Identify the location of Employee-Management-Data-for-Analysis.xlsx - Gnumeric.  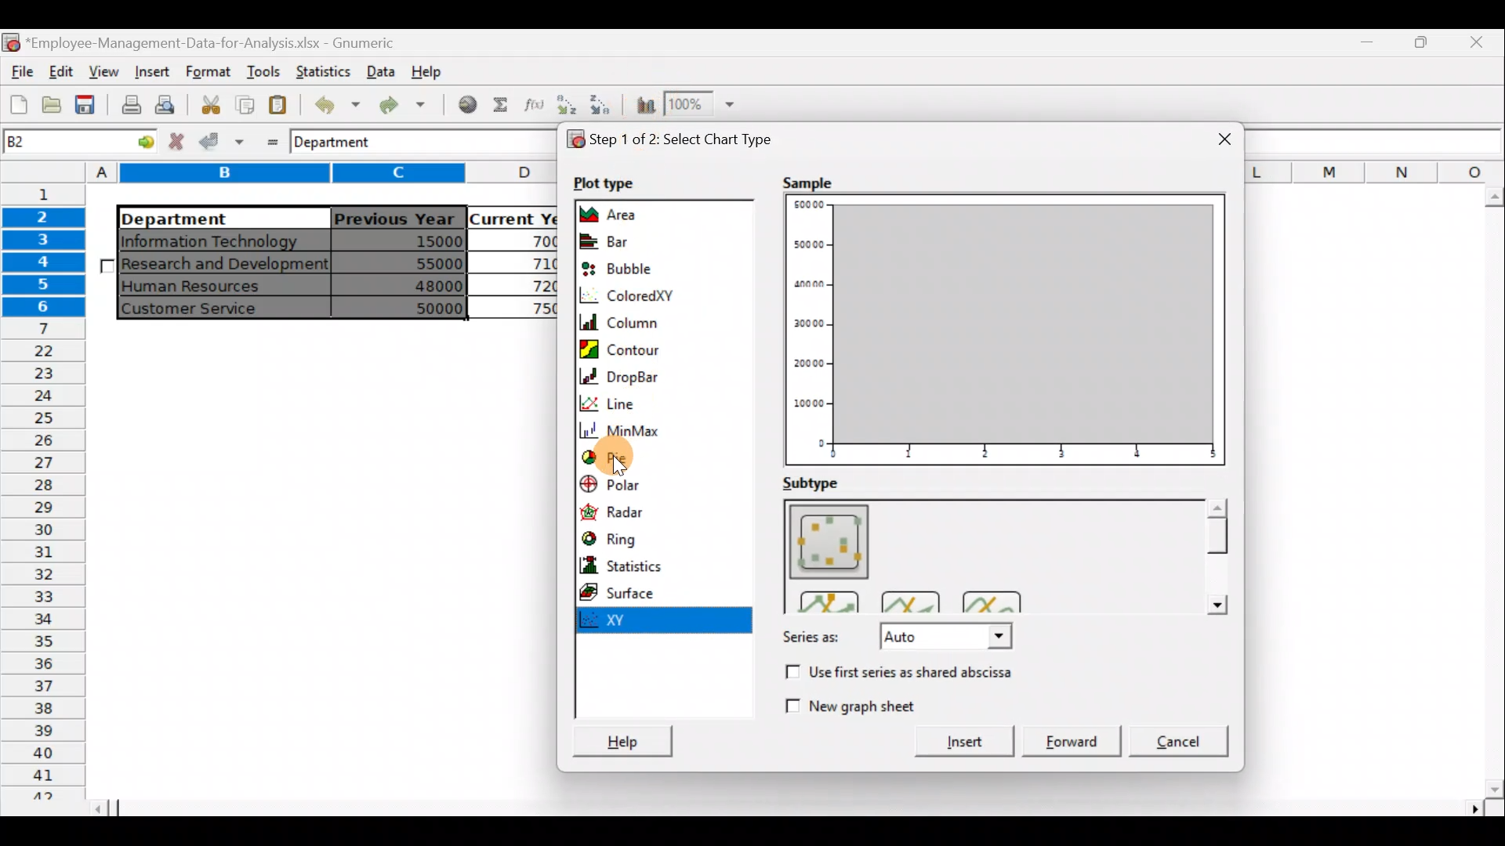
(221, 42).